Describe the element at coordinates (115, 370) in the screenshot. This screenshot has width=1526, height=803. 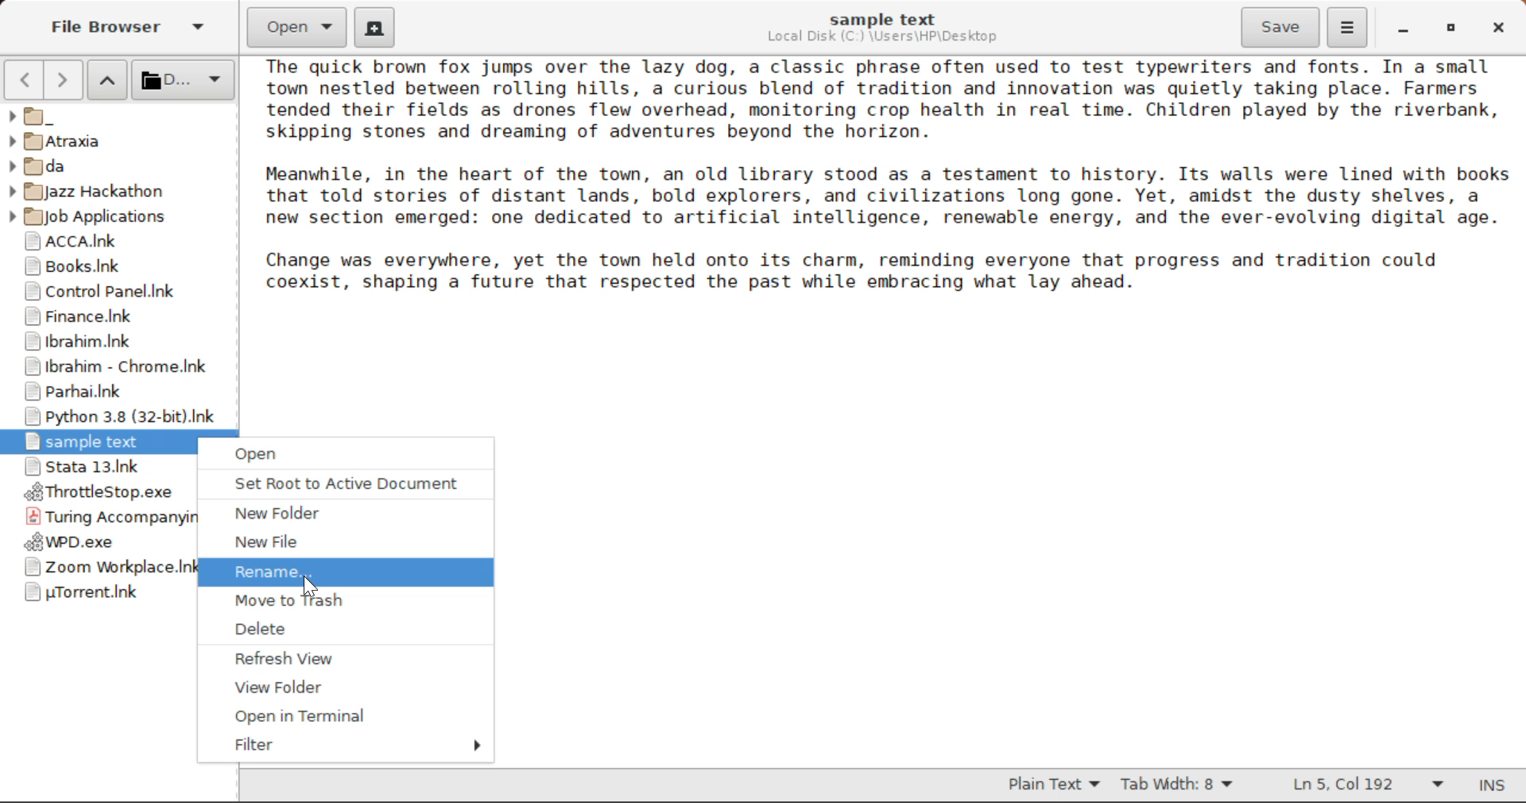
I see `Ibrahim - Chrome Shortcut Link` at that location.